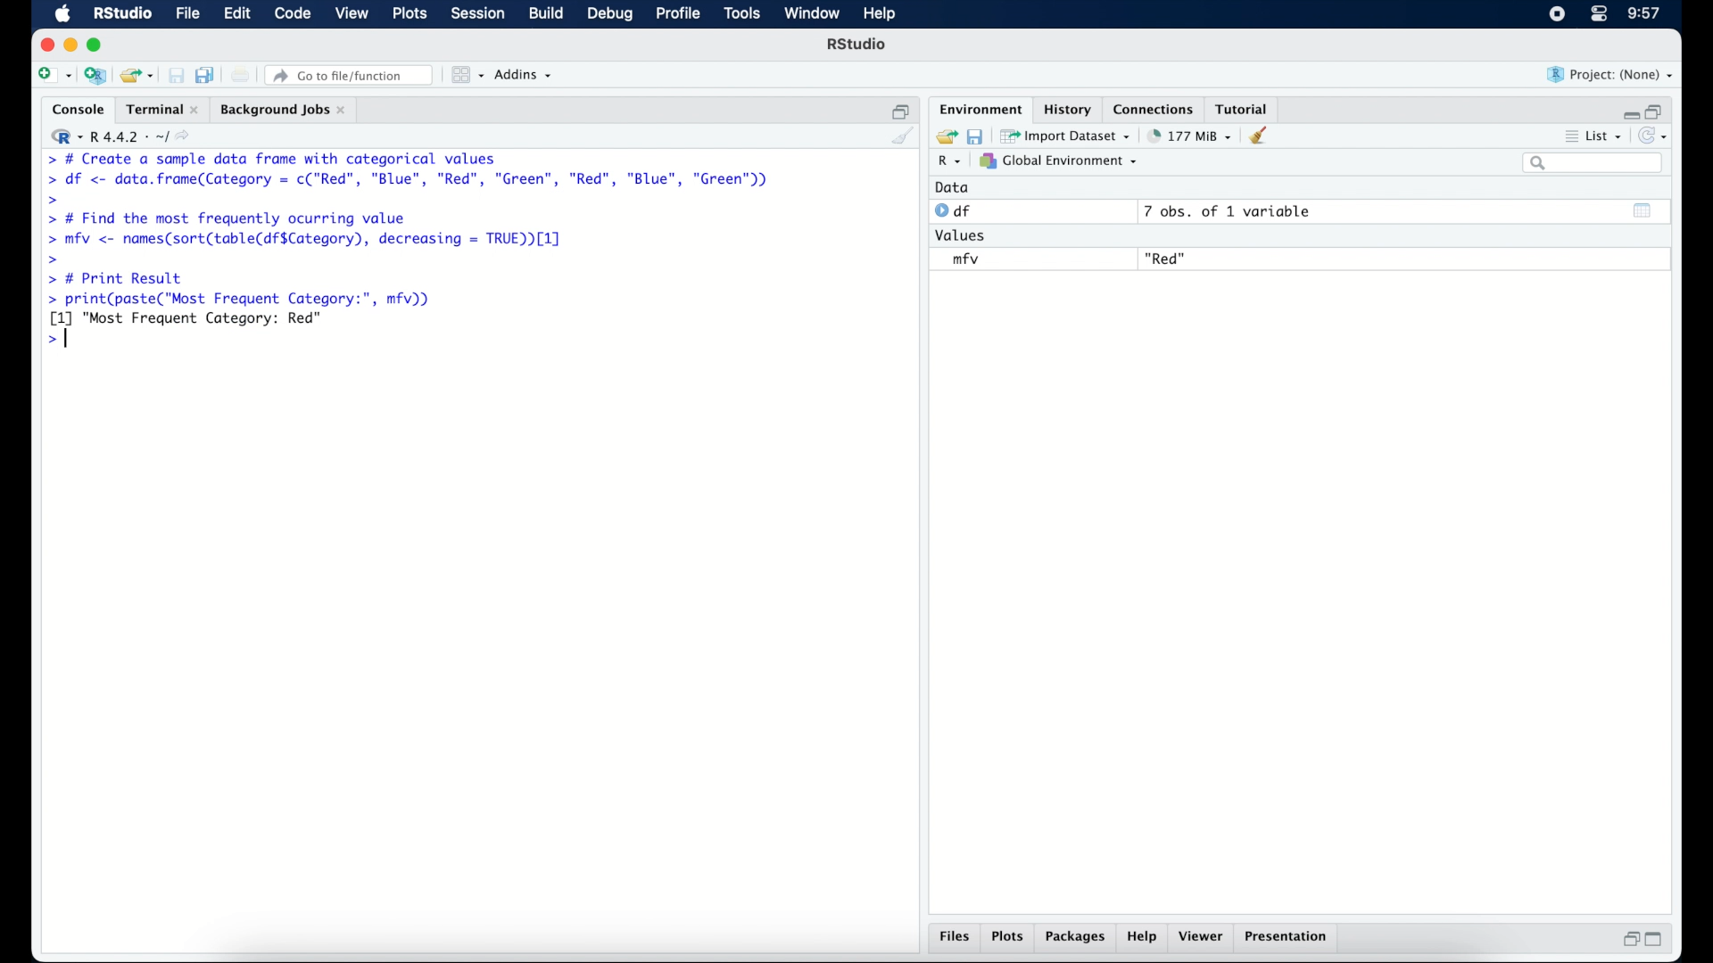  What do you see at coordinates (1607, 135) in the screenshot?
I see `list` at bounding box center [1607, 135].